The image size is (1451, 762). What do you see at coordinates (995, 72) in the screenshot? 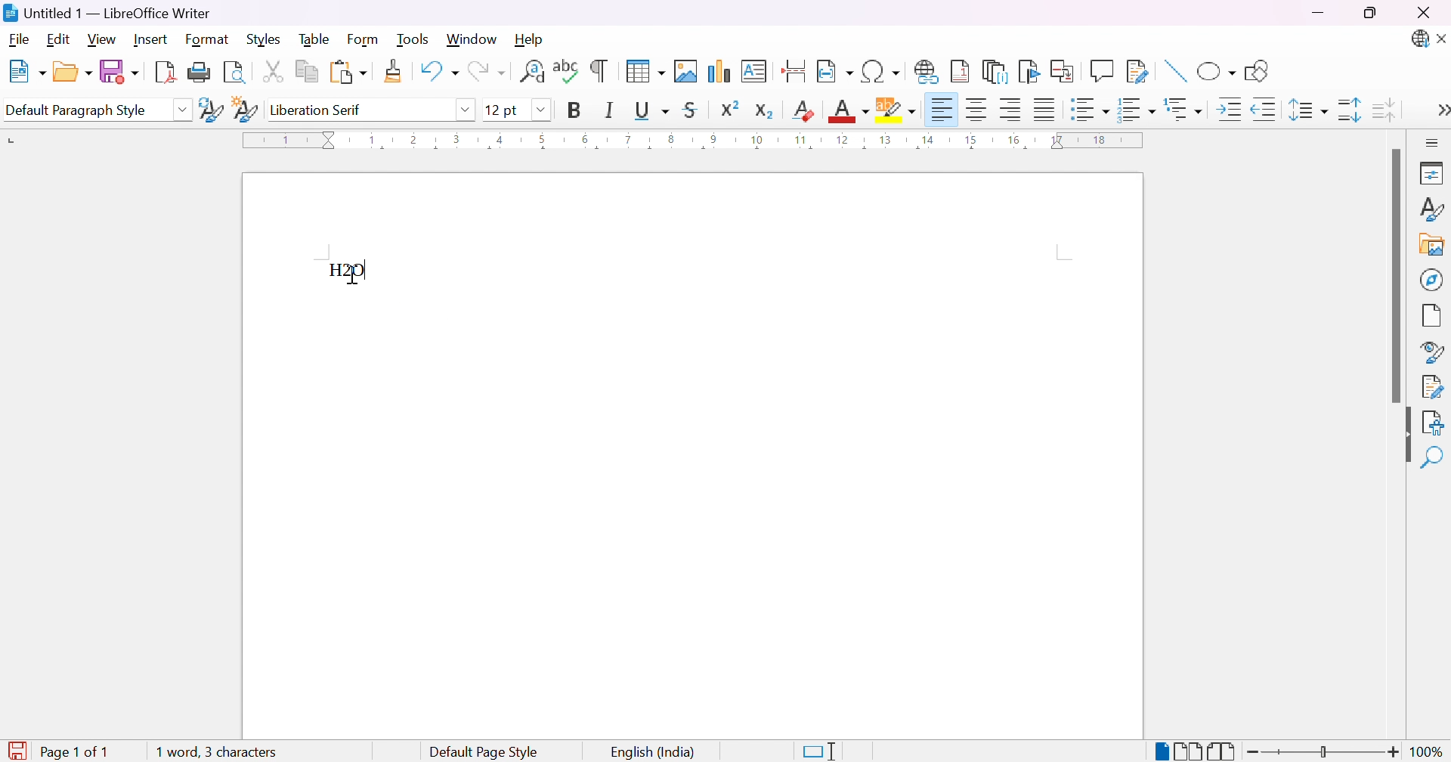
I see `Insert endnote` at bounding box center [995, 72].